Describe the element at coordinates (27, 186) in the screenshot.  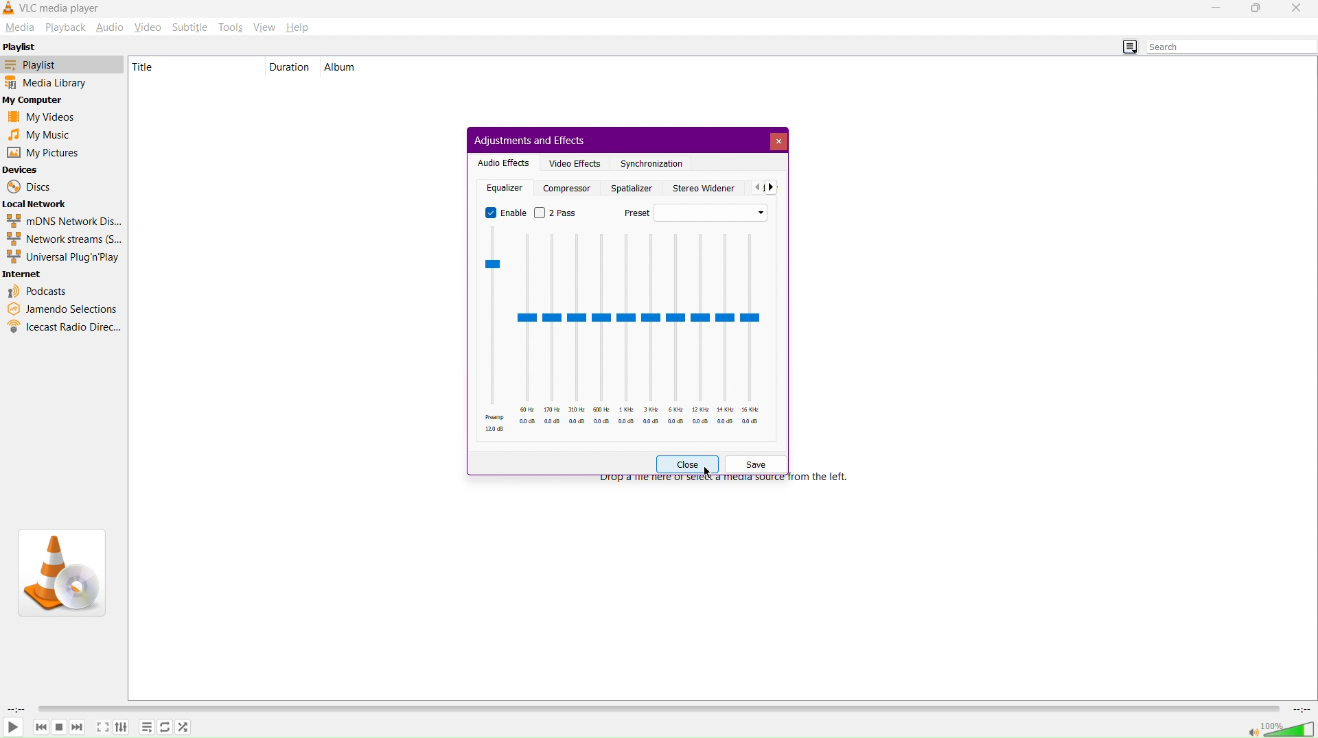
I see `Discs` at that location.